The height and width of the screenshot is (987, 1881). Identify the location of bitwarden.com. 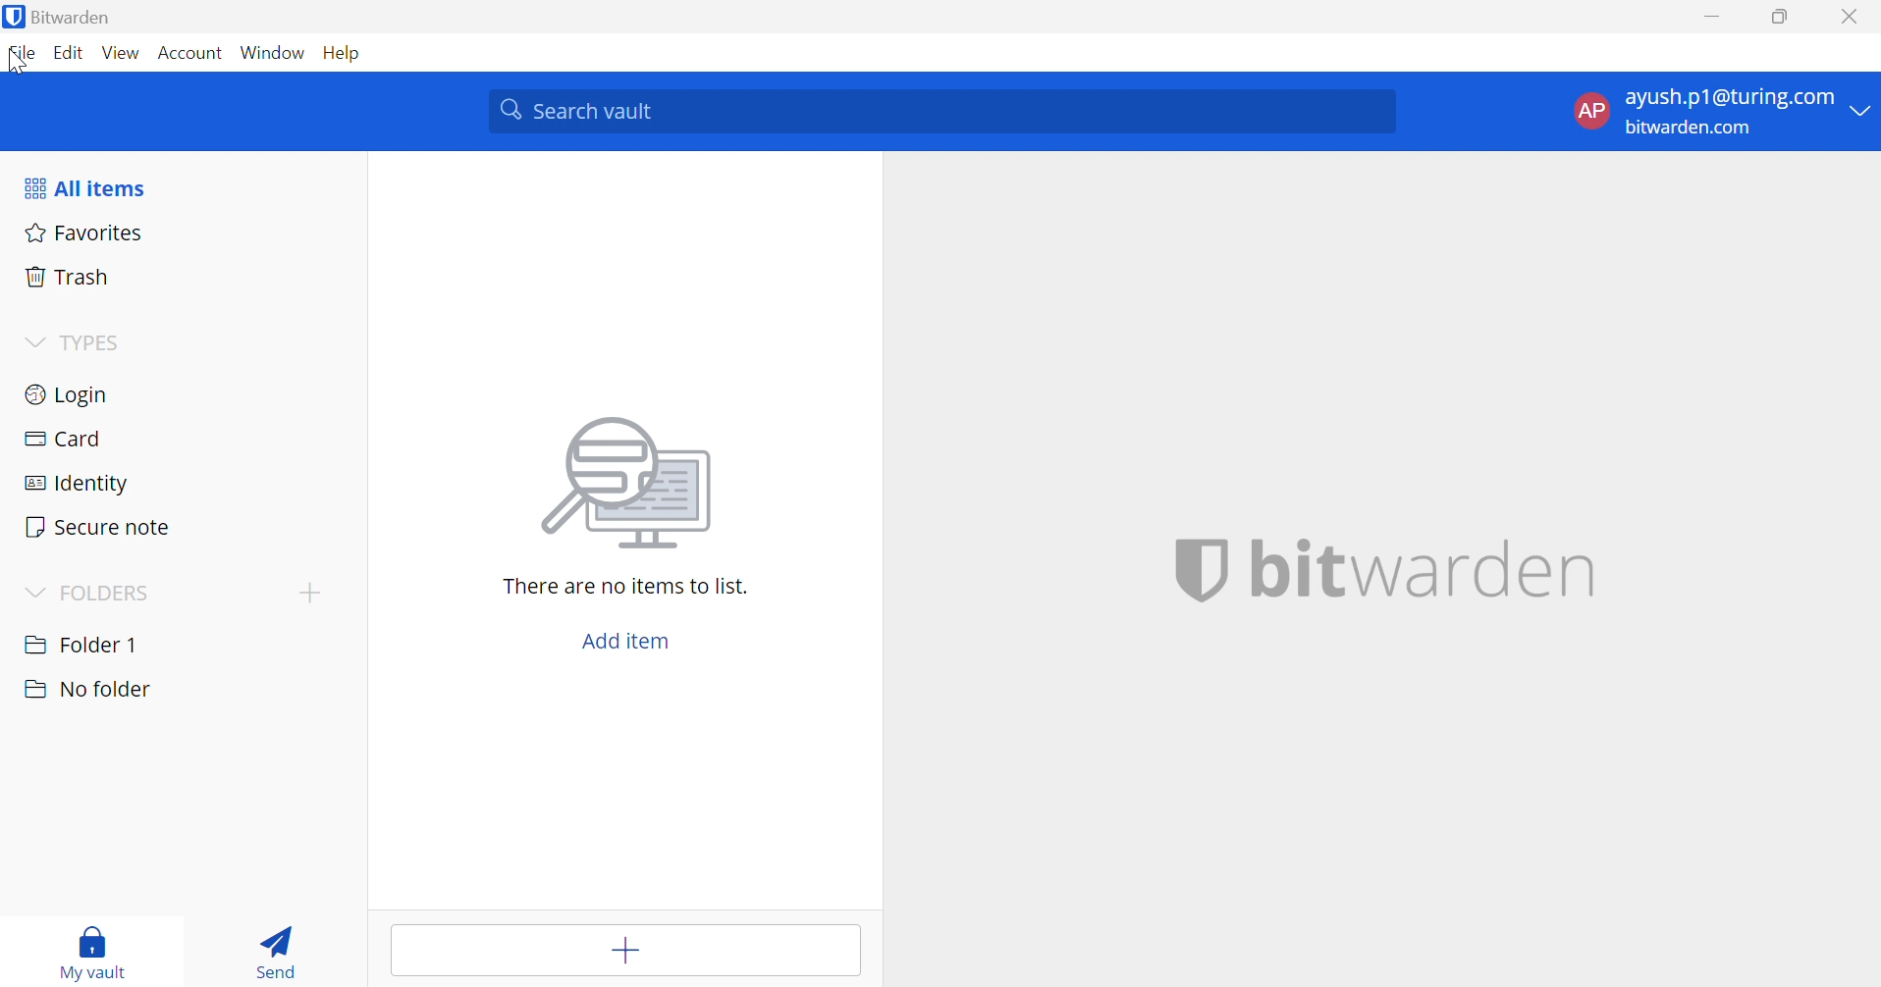
(1693, 129).